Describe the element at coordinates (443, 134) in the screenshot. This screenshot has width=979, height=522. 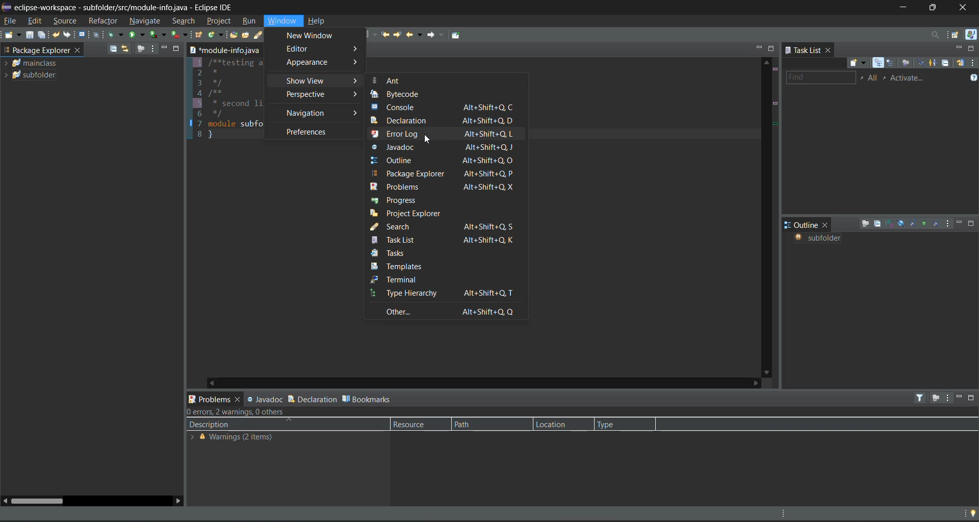
I see `error log` at that location.